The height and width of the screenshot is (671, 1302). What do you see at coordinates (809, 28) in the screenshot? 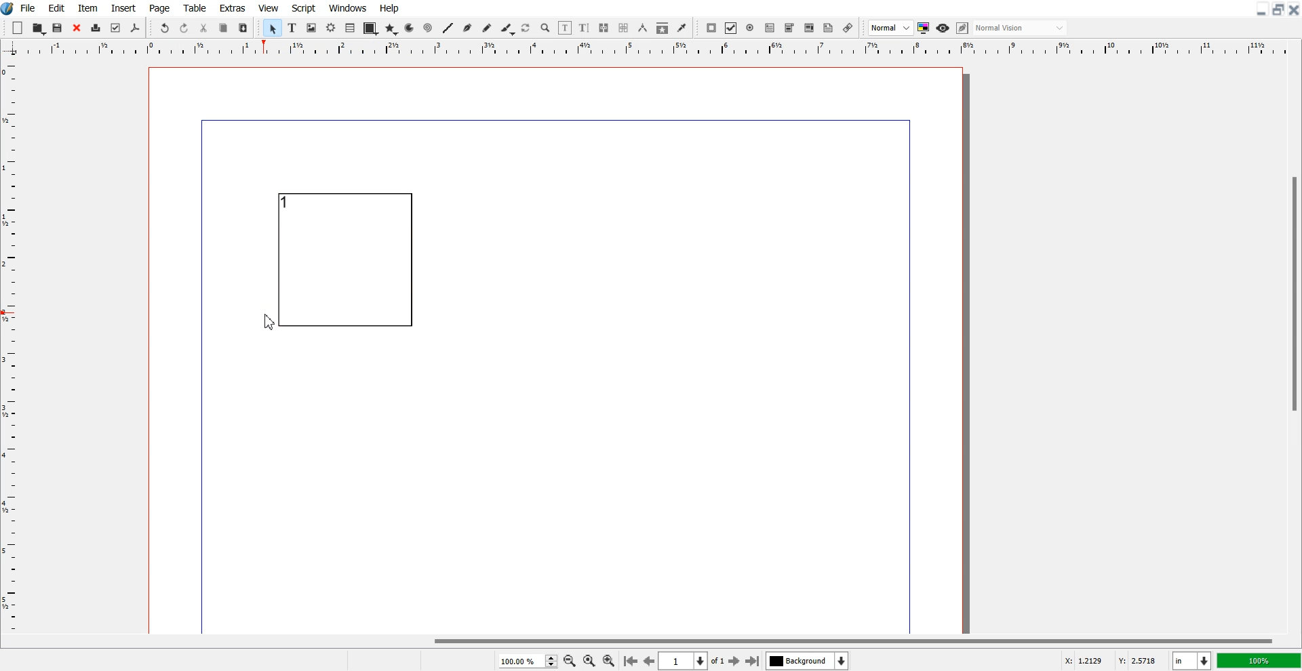
I see `PDF List Box` at bounding box center [809, 28].